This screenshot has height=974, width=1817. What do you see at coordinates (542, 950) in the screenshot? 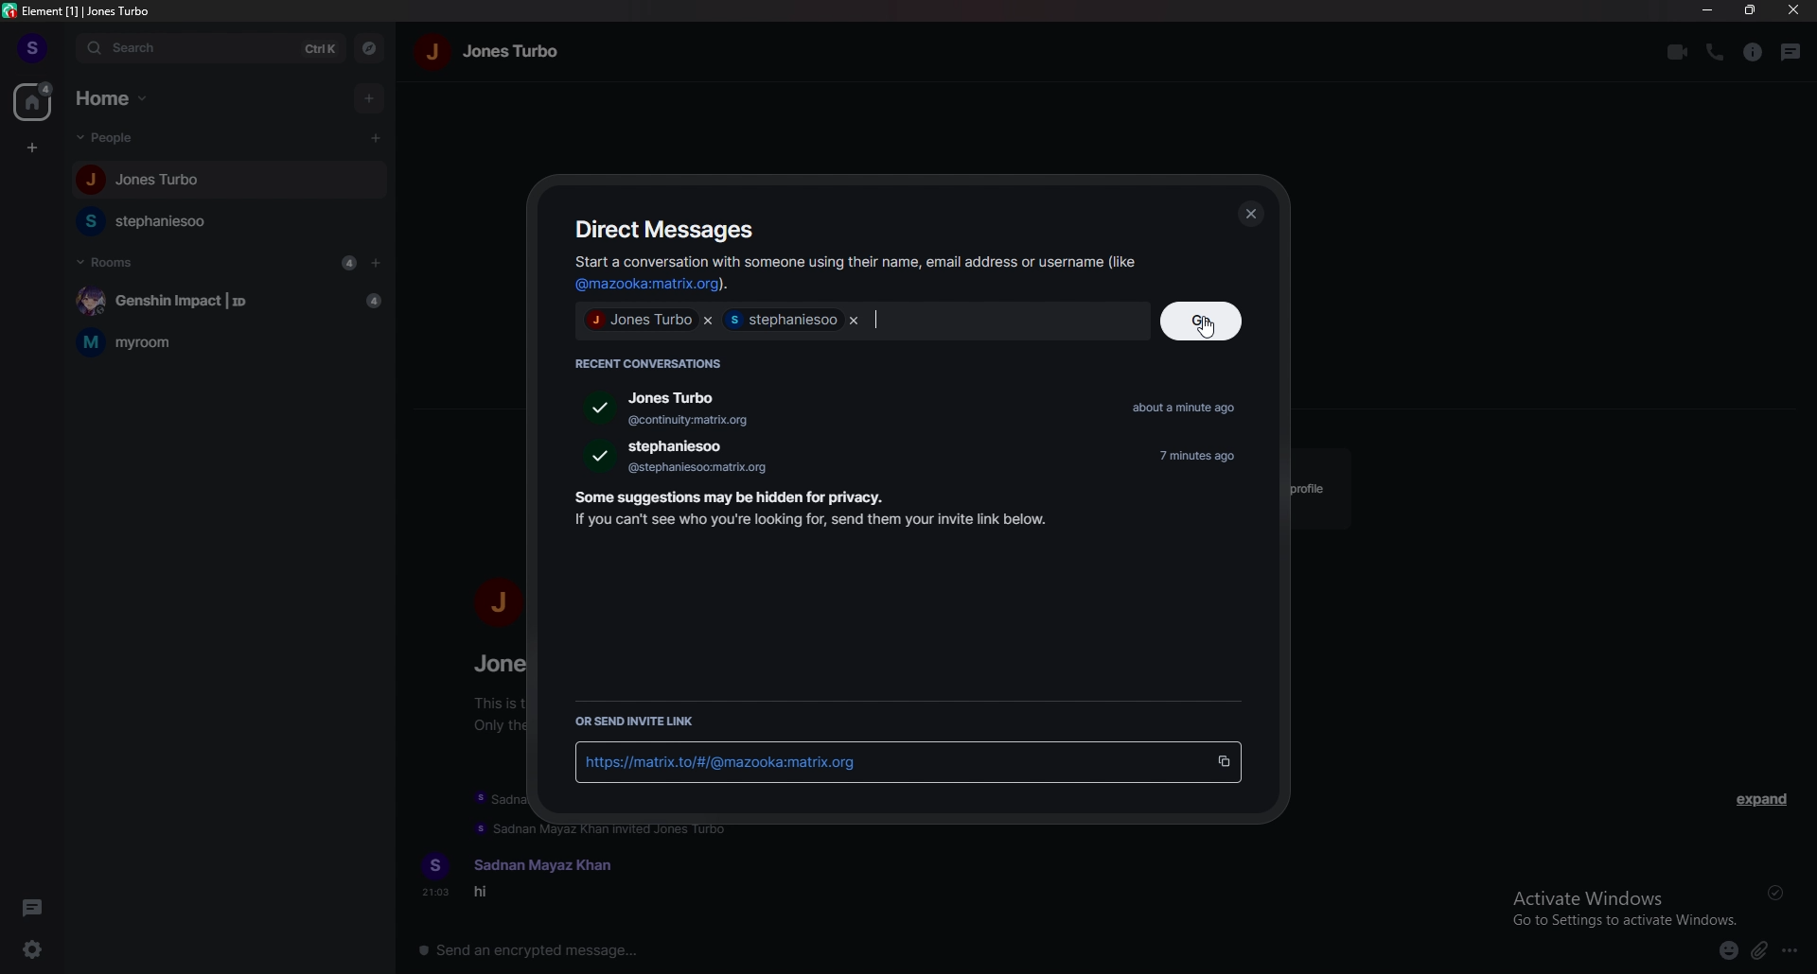
I see `send an encrypted message` at bounding box center [542, 950].